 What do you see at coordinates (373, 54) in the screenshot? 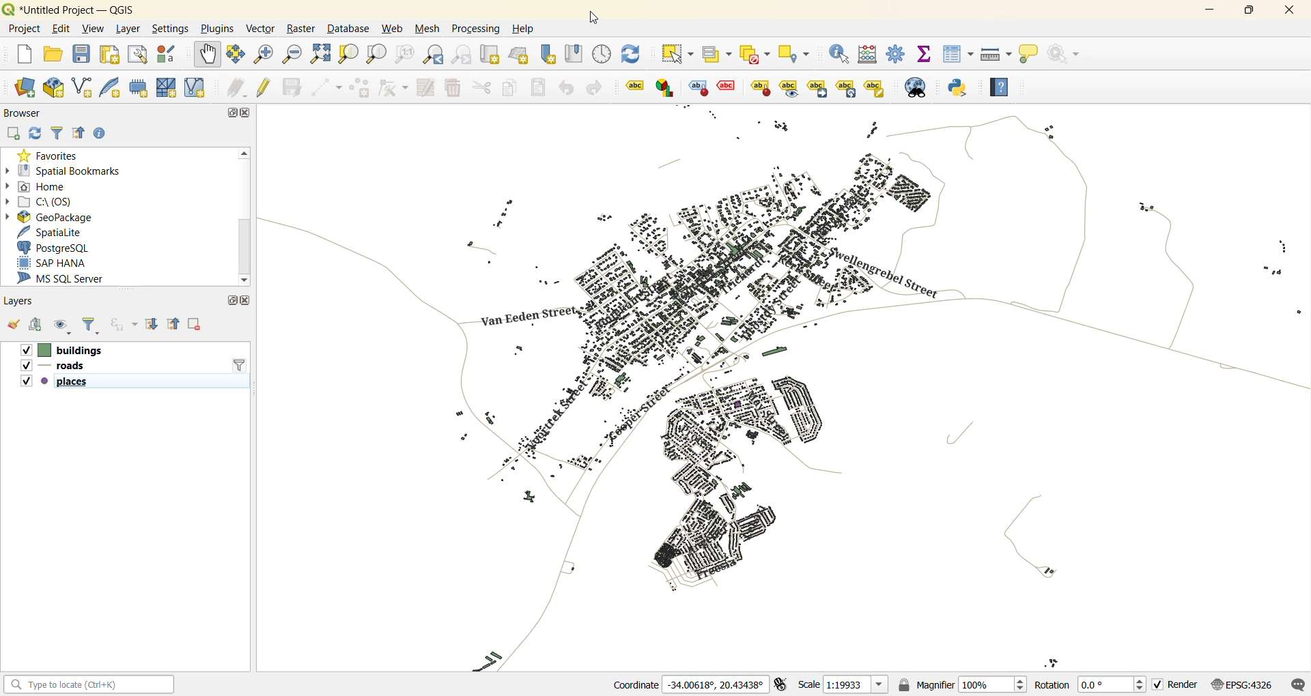
I see `zoom layer` at bounding box center [373, 54].